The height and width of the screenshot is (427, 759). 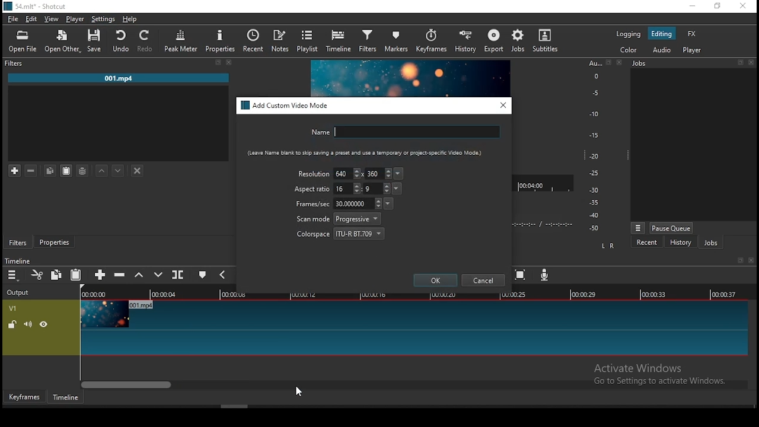 I want to click on mouse pointer, so click(x=296, y=391).